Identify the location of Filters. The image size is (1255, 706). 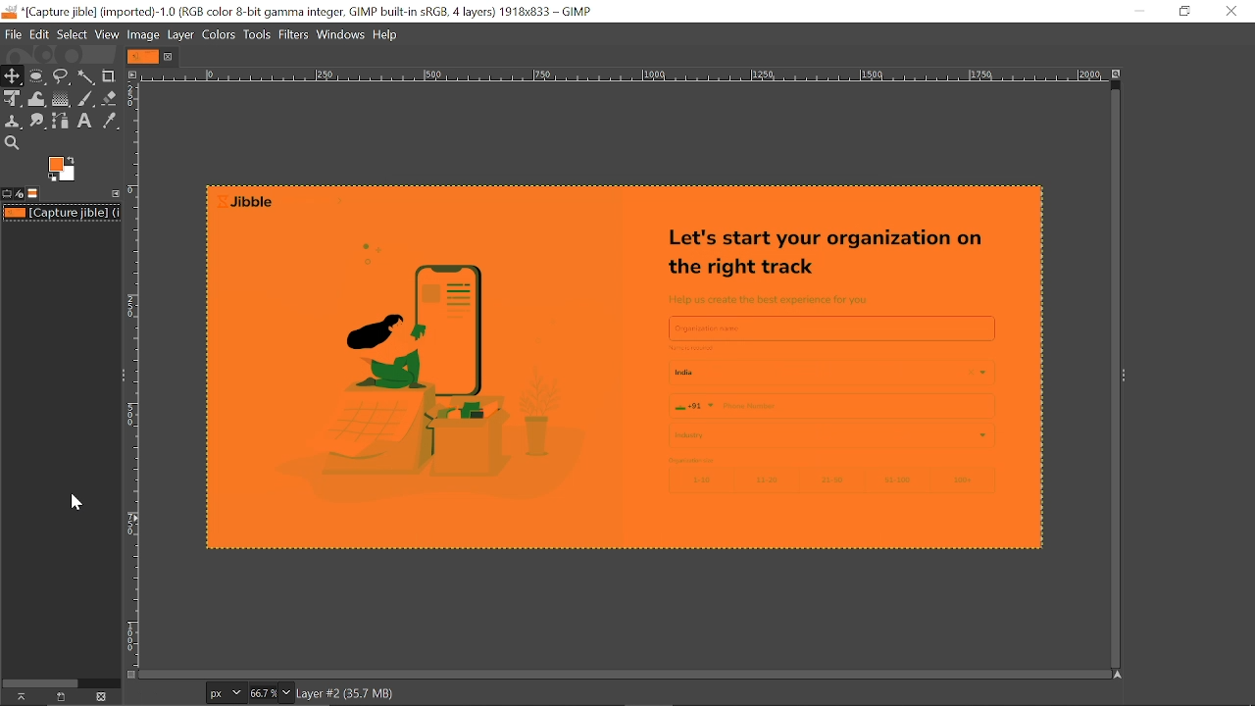
(295, 34).